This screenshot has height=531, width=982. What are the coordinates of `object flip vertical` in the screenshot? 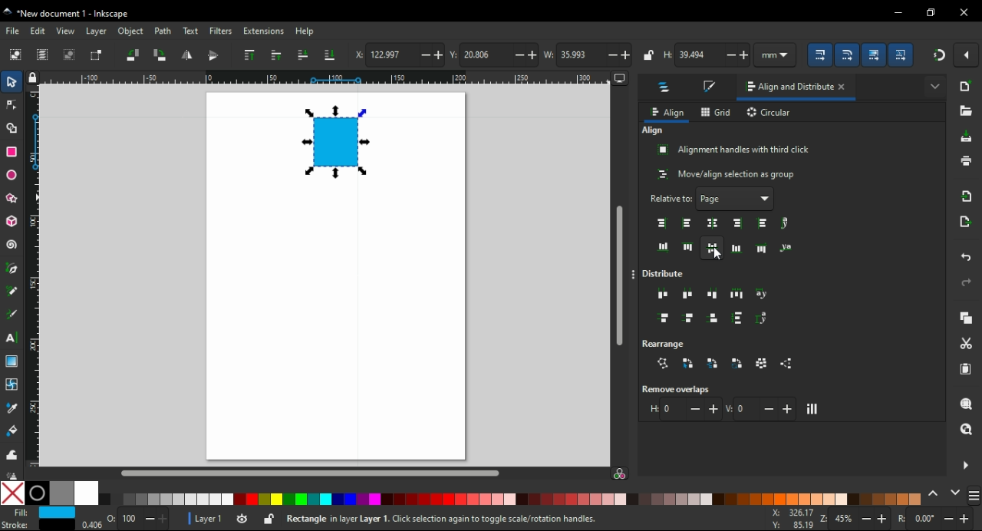 It's located at (213, 56).